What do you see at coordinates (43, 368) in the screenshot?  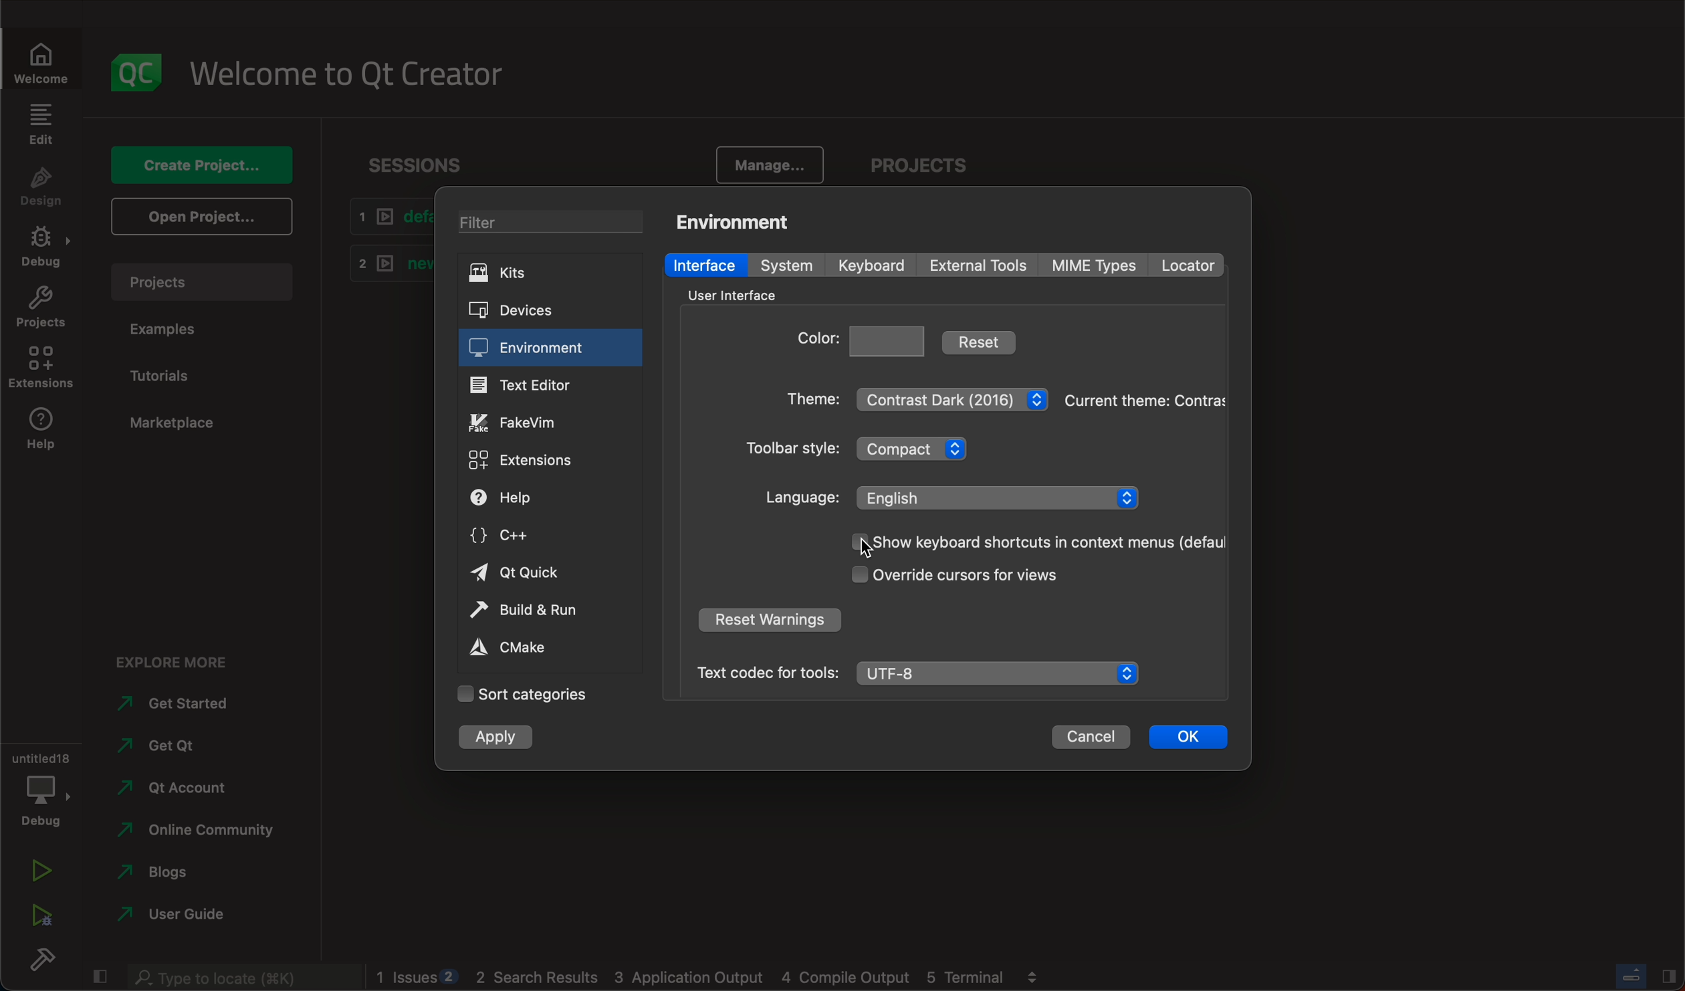 I see `extensions` at bounding box center [43, 368].